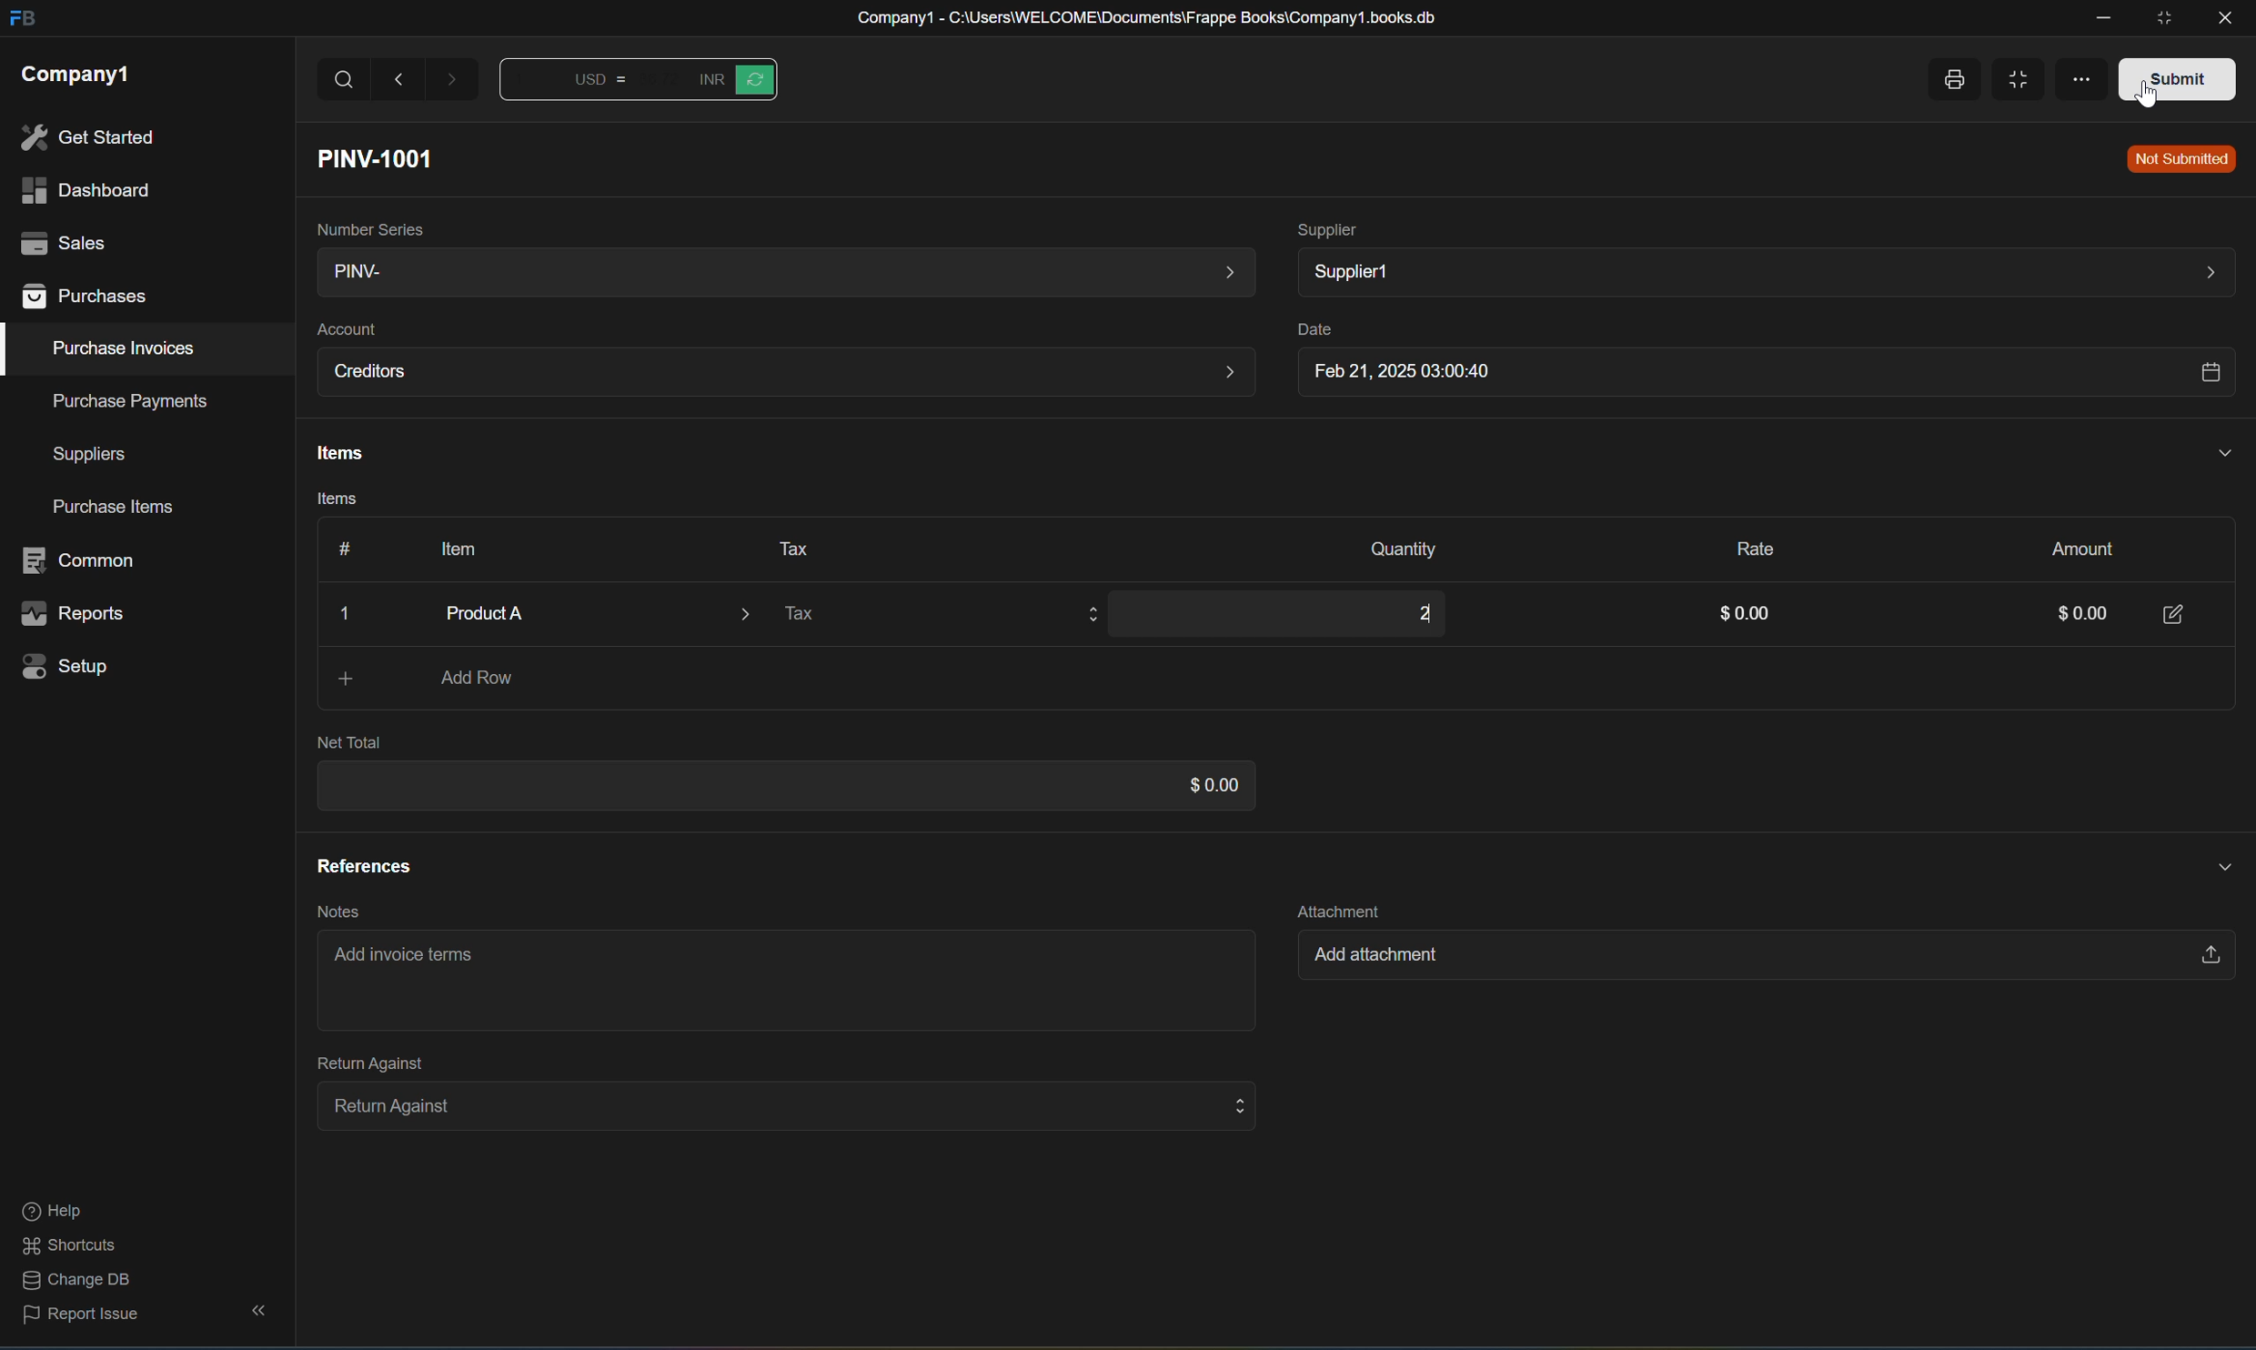 The width and height of the screenshot is (2256, 1350). I want to click on change DB, so click(71, 1282).